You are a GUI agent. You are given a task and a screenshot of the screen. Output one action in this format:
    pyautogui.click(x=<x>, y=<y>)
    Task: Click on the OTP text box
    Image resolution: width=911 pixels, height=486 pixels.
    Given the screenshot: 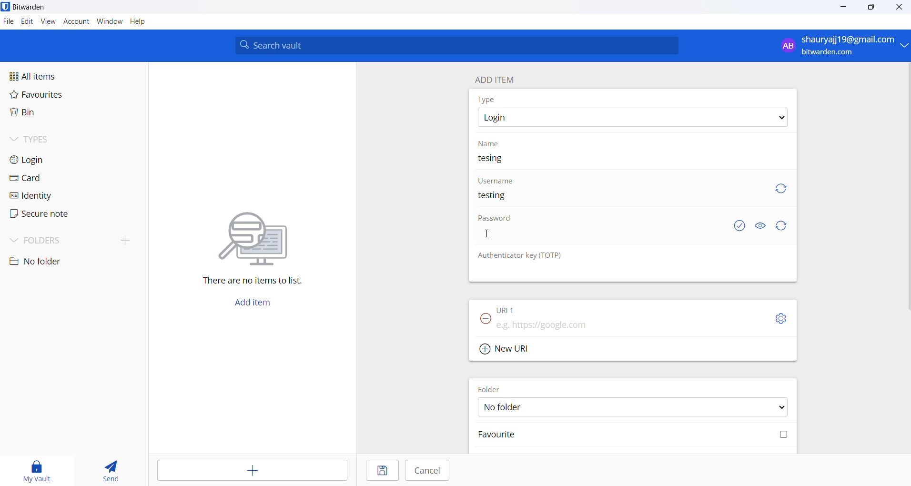 What is the action you would take?
    pyautogui.click(x=623, y=272)
    